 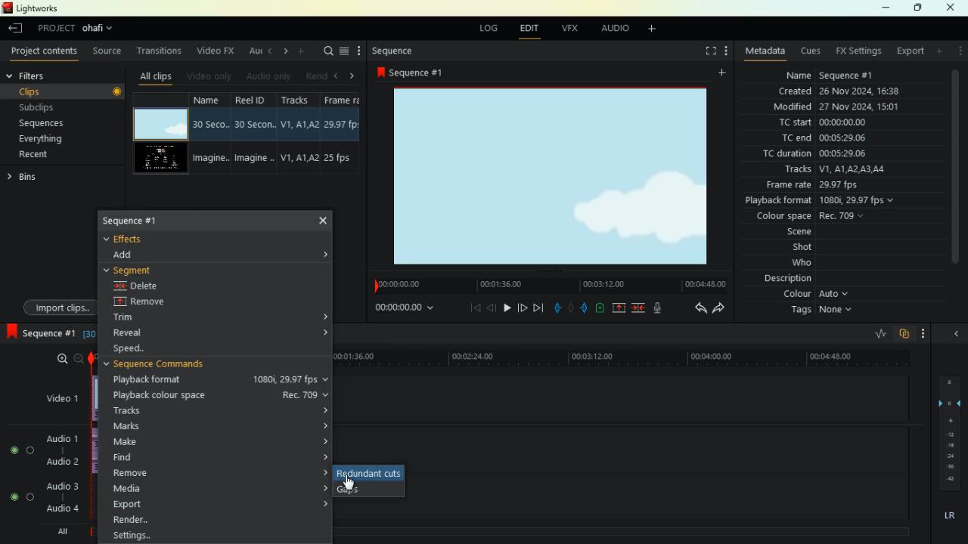 What do you see at coordinates (213, 536) in the screenshot?
I see `settings` at bounding box center [213, 536].